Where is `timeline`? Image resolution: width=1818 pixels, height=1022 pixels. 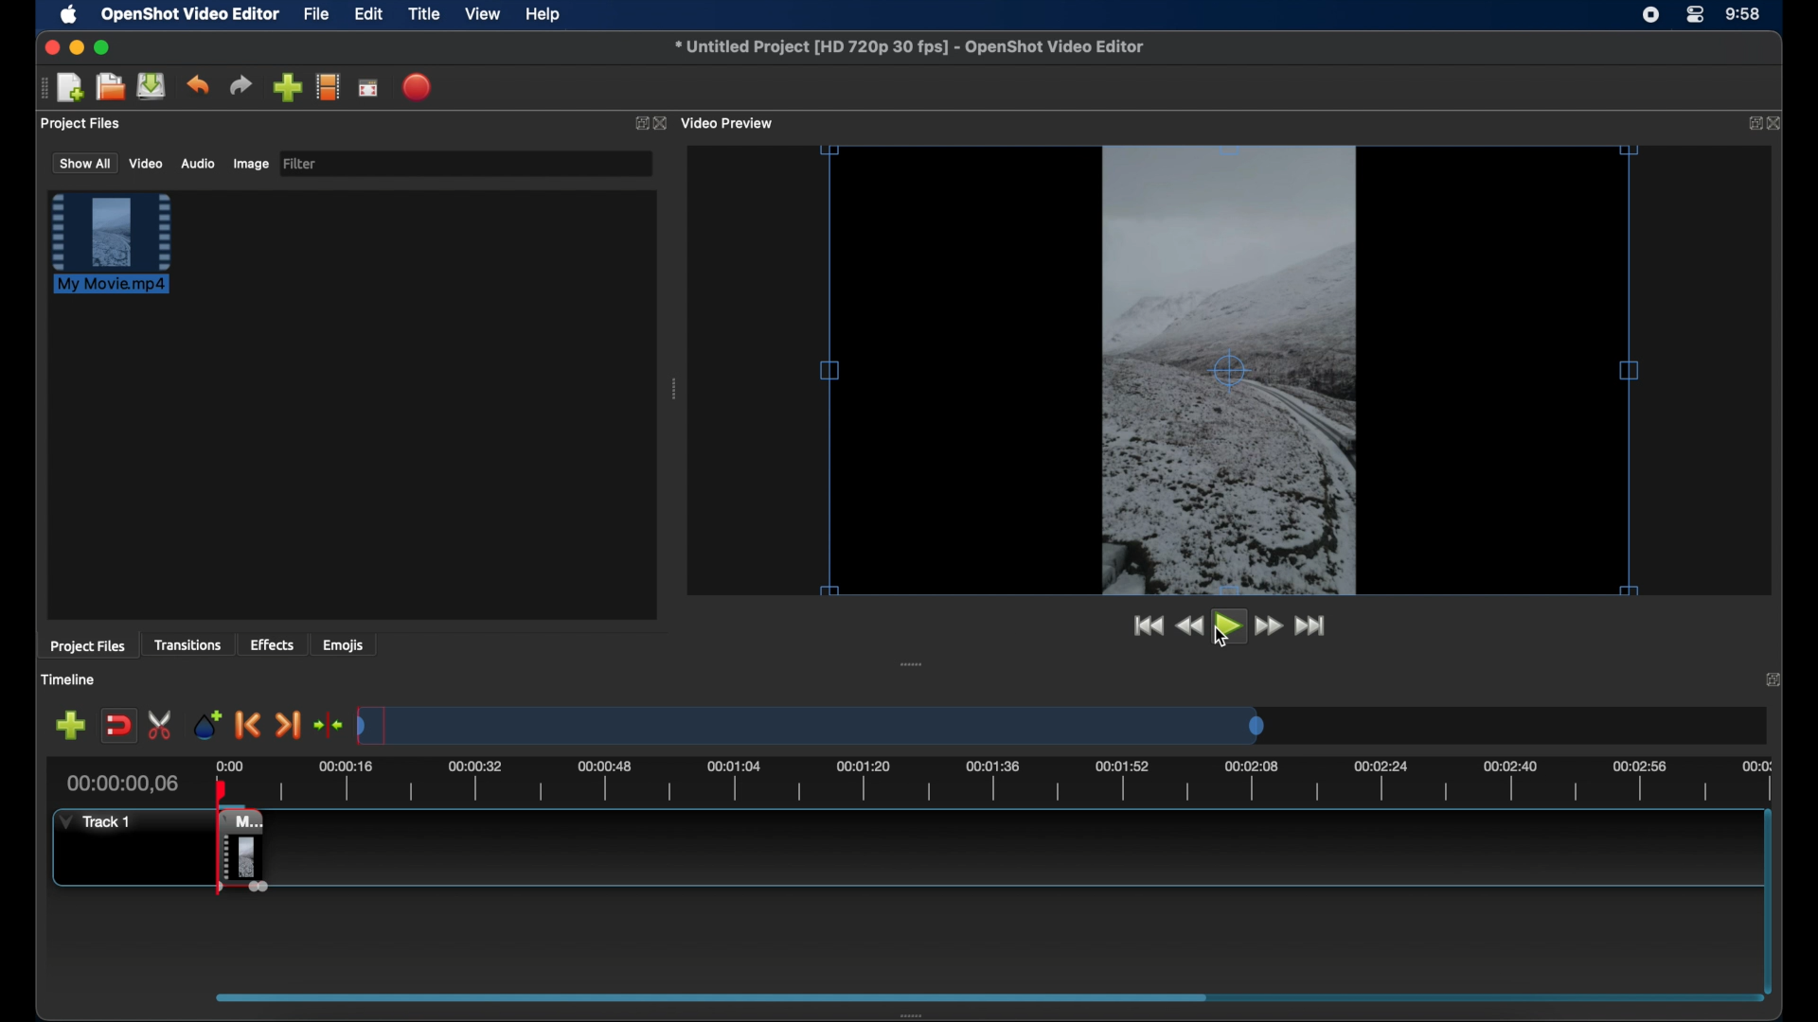 timeline is located at coordinates (68, 679).